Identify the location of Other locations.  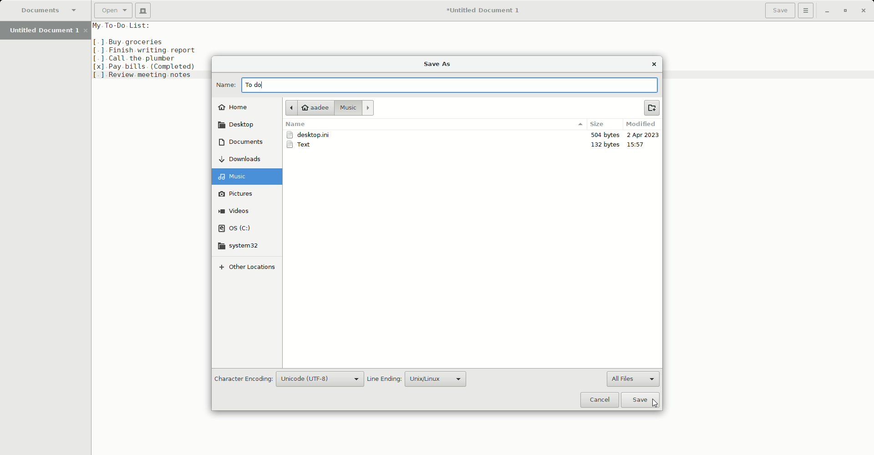
(246, 269).